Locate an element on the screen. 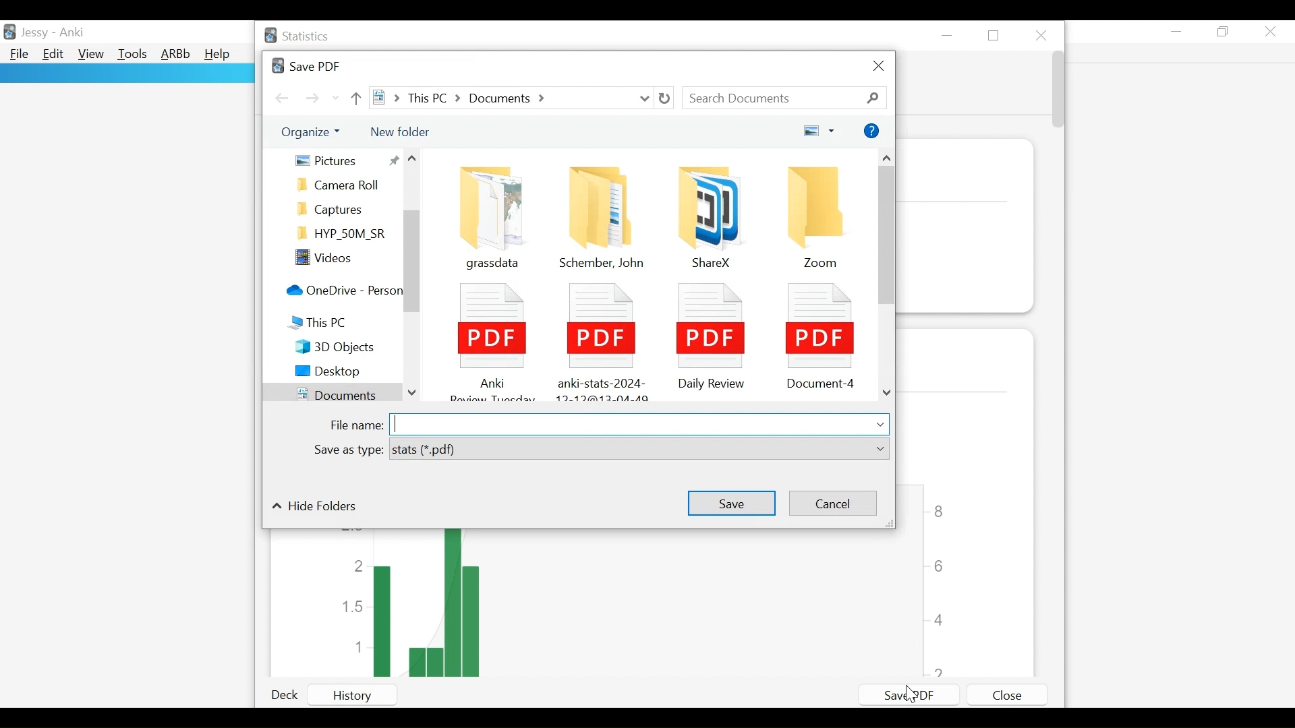  Edit is located at coordinates (54, 55).